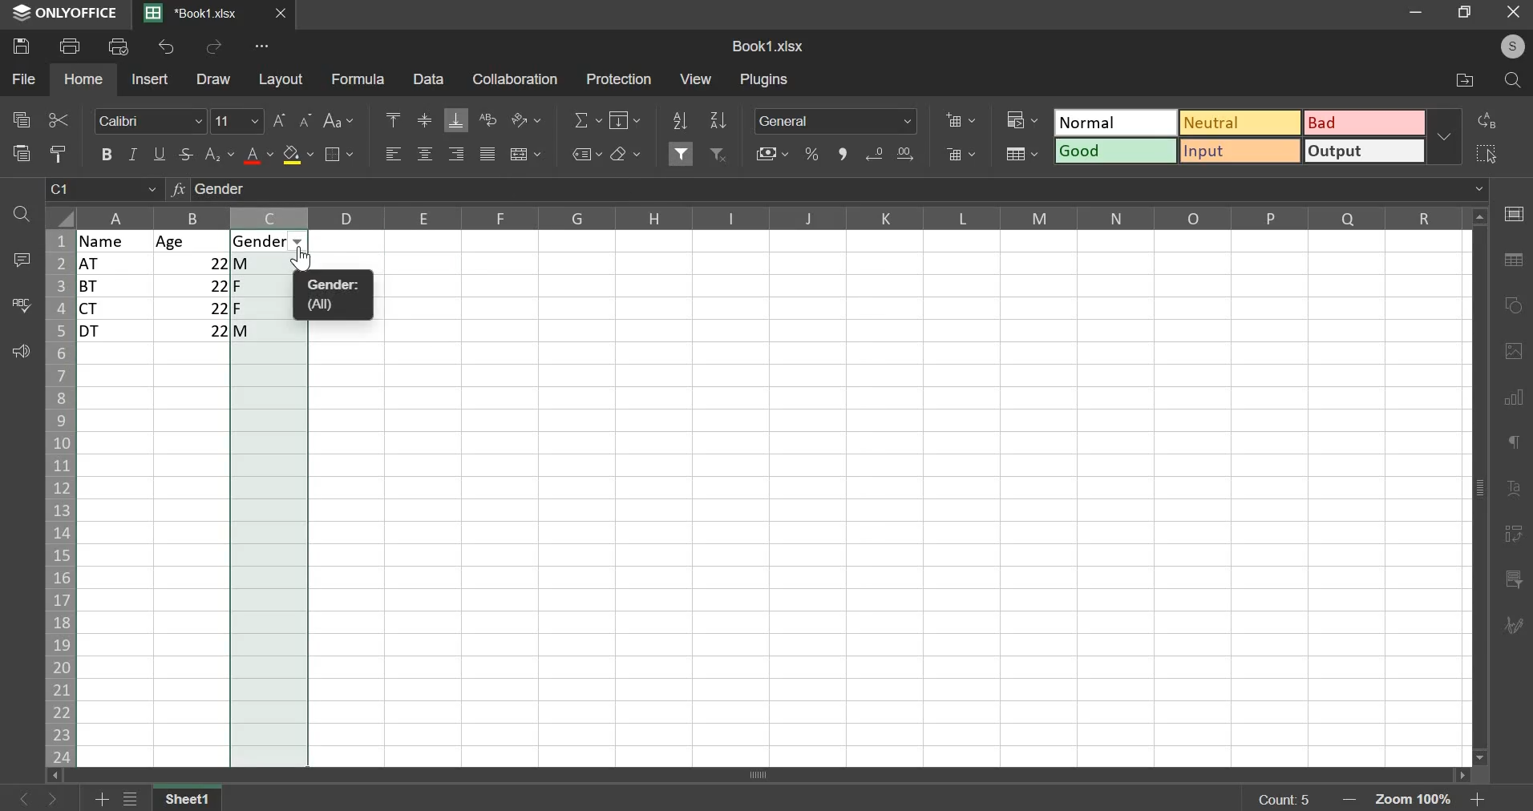 The image size is (1533, 811). Describe the element at coordinates (512, 79) in the screenshot. I see `collaboration` at that location.